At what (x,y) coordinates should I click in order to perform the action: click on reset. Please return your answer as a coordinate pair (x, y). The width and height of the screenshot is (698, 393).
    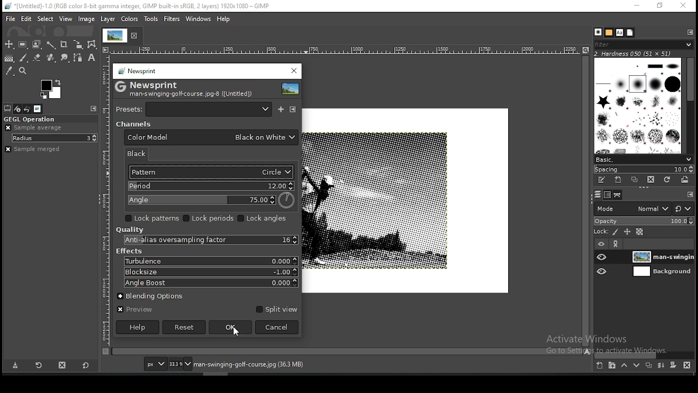
    Looking at the image, I should click on (684, 206).